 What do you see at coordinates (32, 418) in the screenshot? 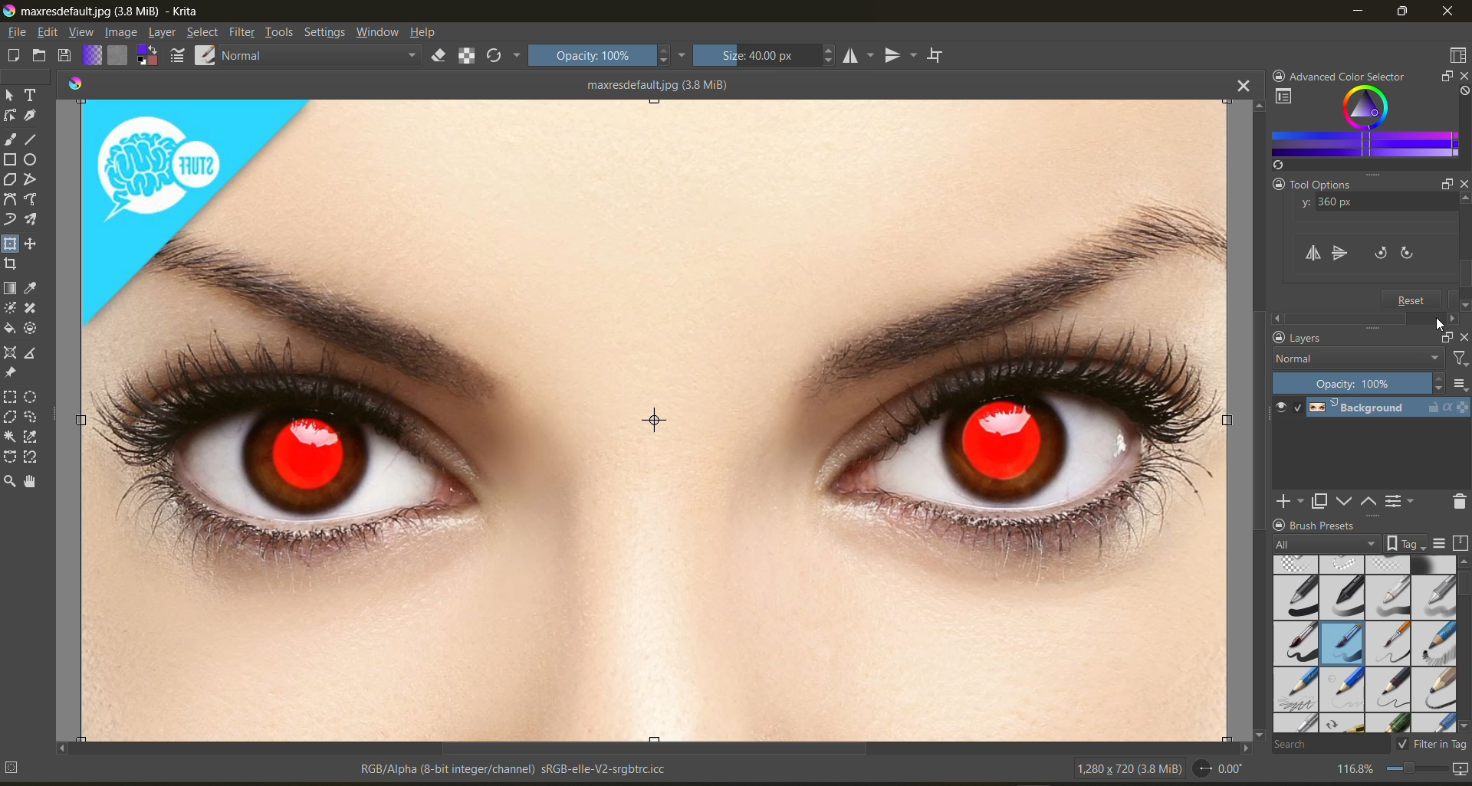
I see `tool` at bounding box center [32, 418].